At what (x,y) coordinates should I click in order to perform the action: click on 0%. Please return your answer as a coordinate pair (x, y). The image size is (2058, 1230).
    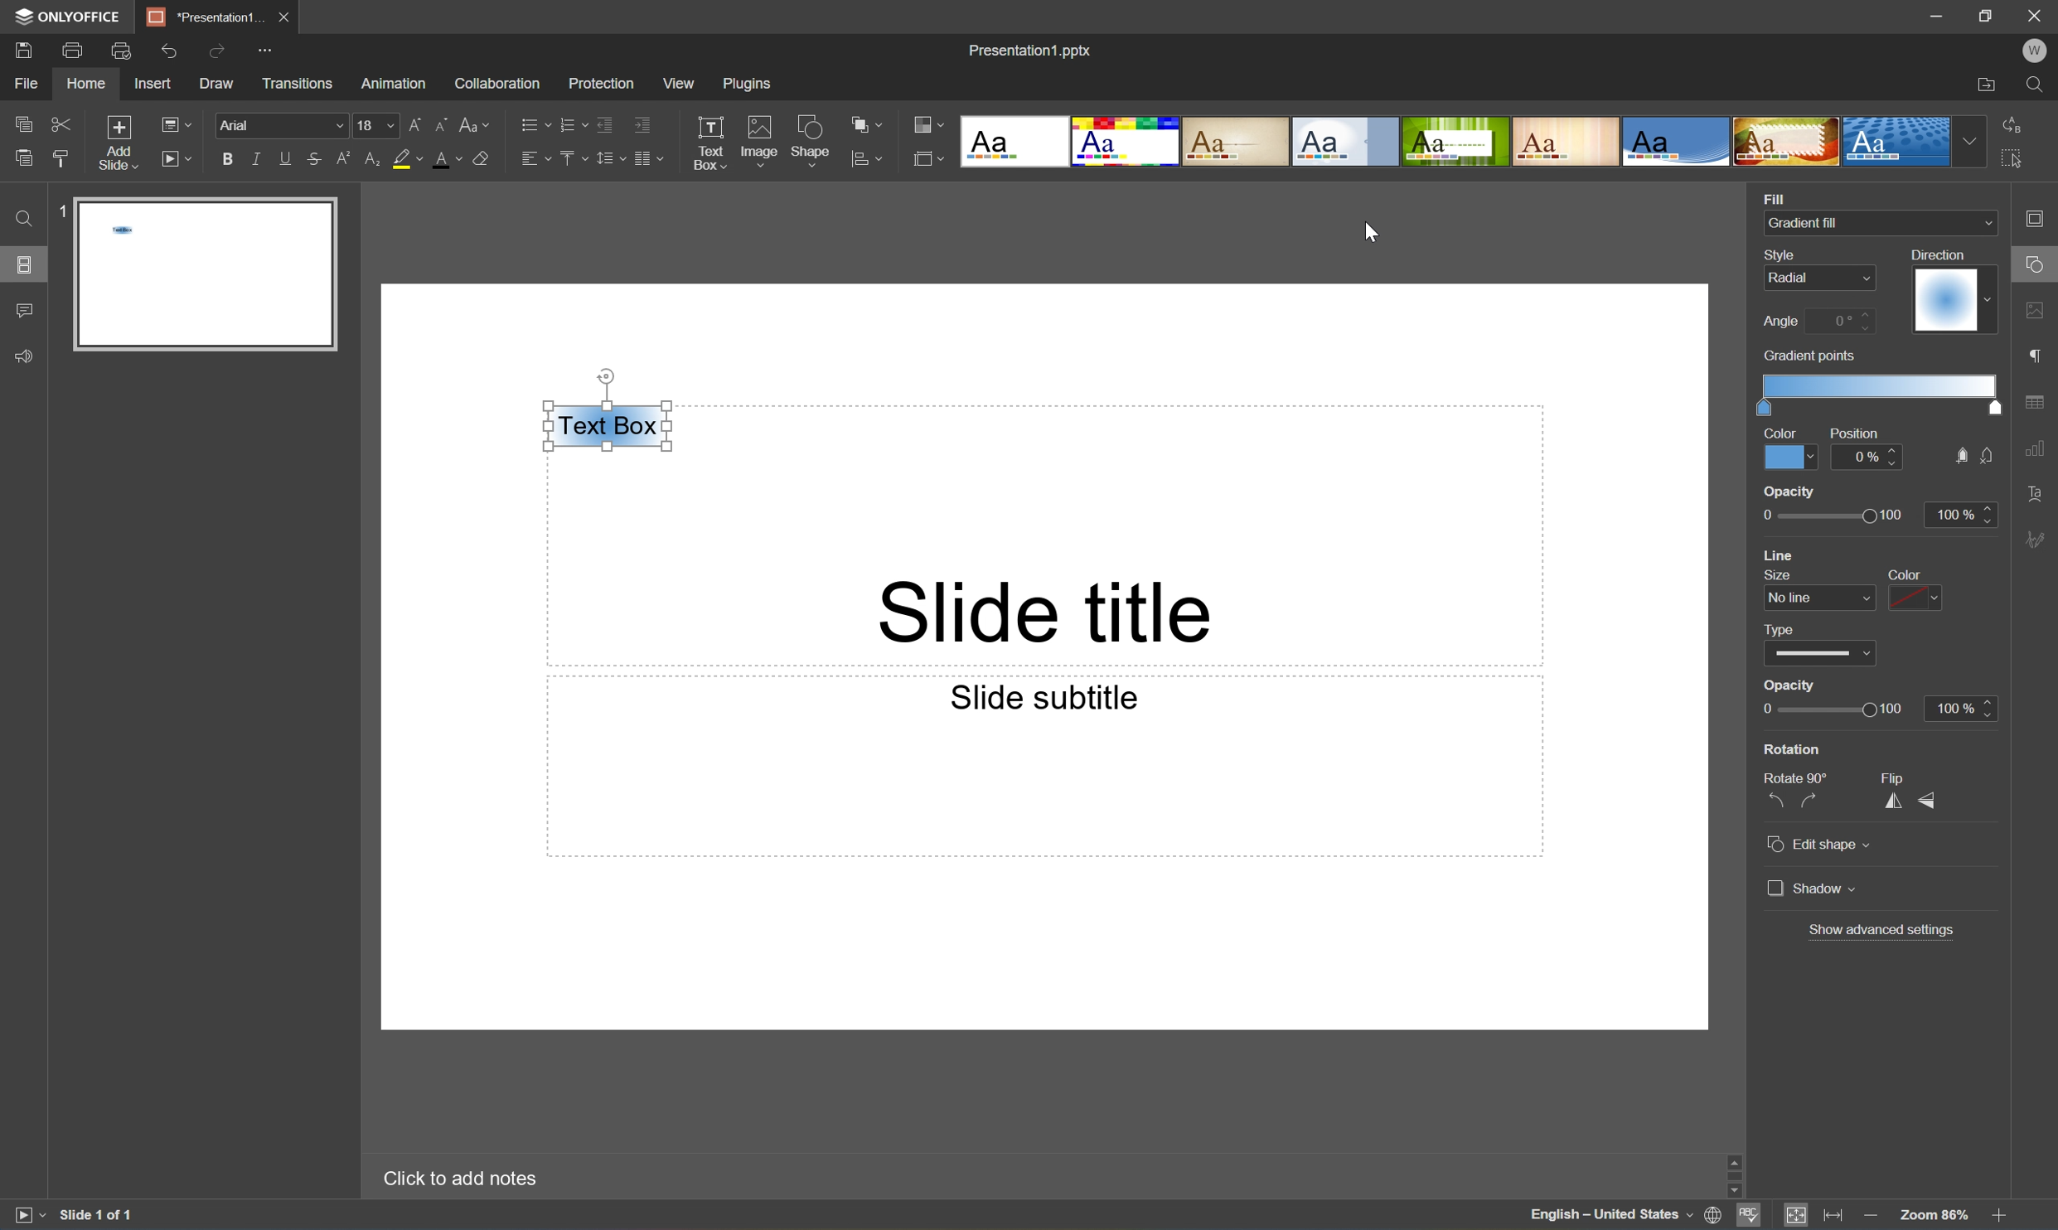
    Looking at the image, I should click on (1868, 457).